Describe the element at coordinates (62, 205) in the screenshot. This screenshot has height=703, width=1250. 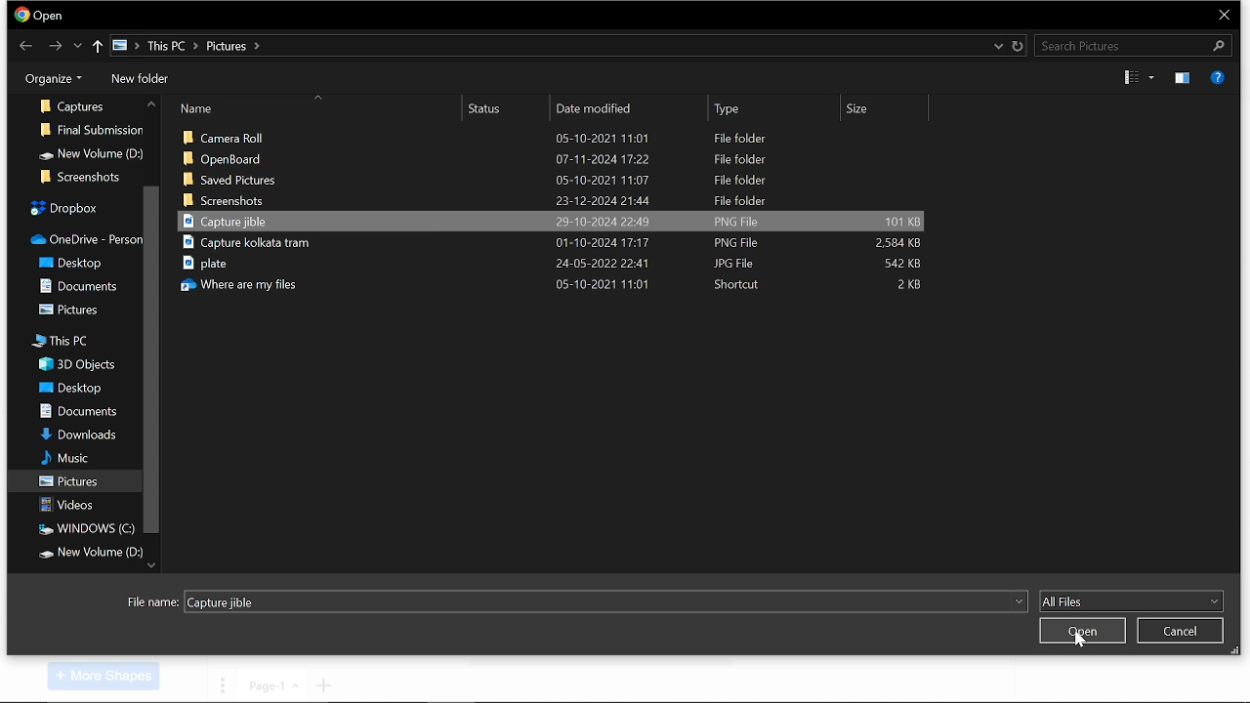
I see `folders` at that location.